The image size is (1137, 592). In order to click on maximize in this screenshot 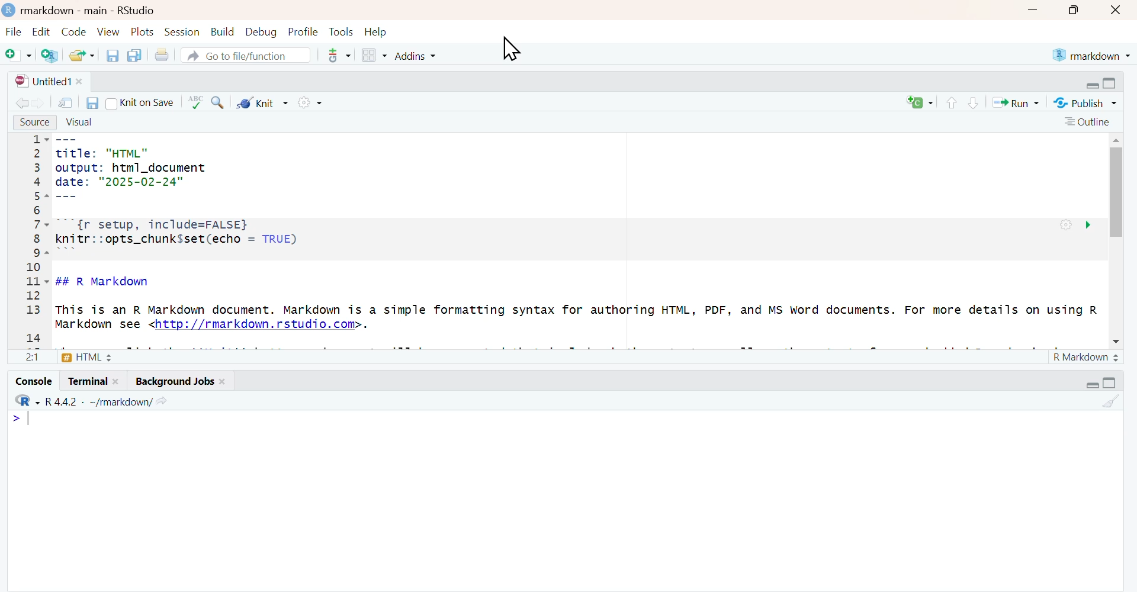, I will do `click(1110, 382)`.